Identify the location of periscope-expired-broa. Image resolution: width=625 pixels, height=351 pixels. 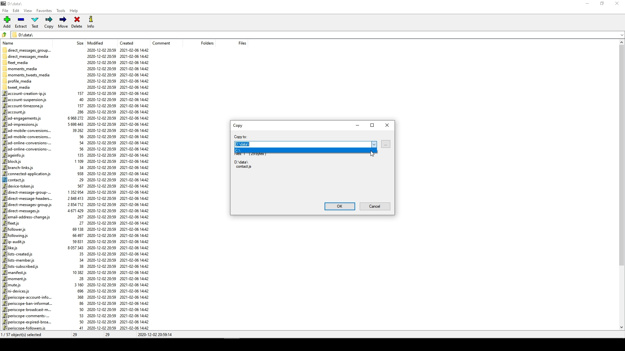
(27, 321).